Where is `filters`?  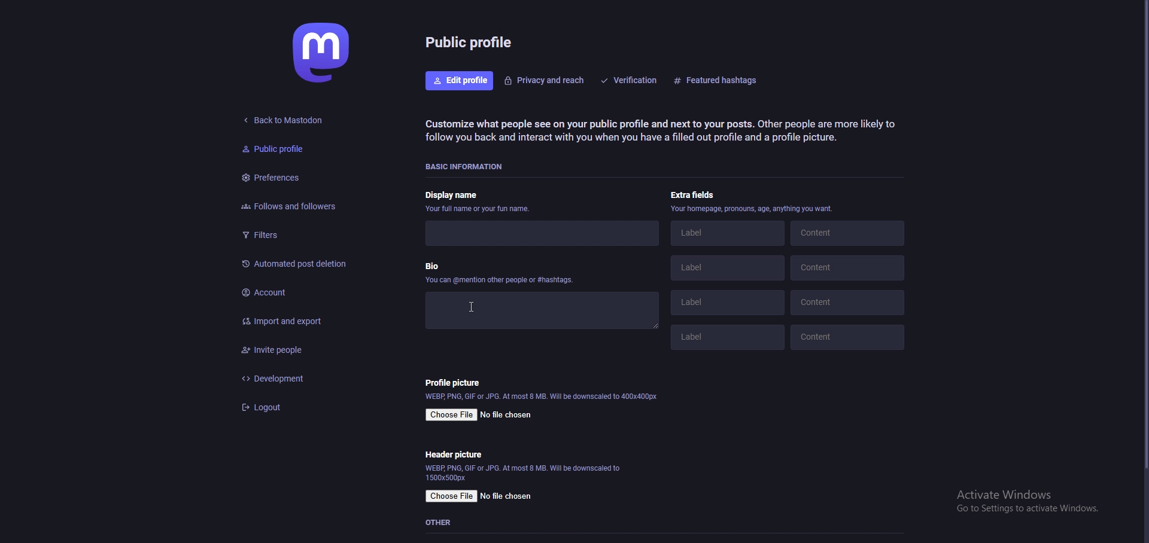 filters is located at coordinates (296, 233).